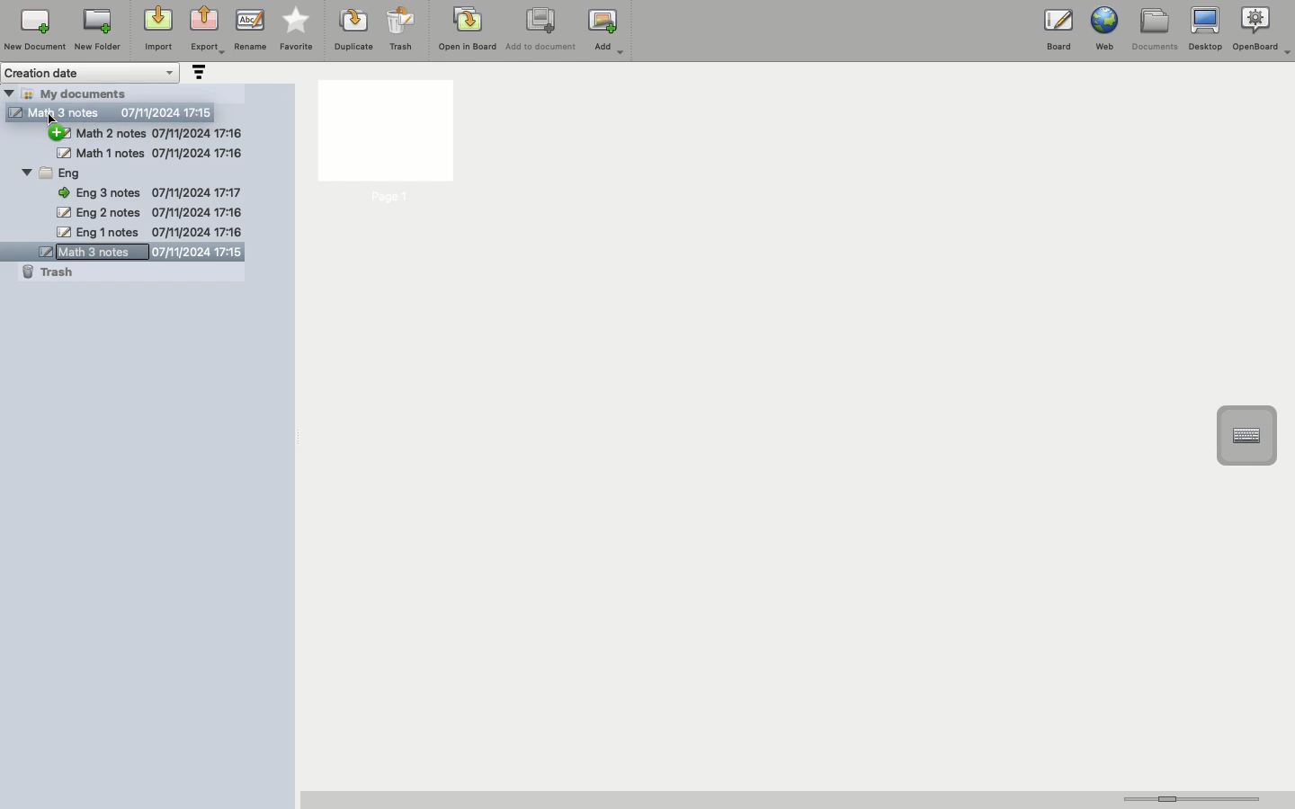  What do you see at coordinates (384, 143) in the screenshot?
I see `Page 1` at bounding box center [384, 143].